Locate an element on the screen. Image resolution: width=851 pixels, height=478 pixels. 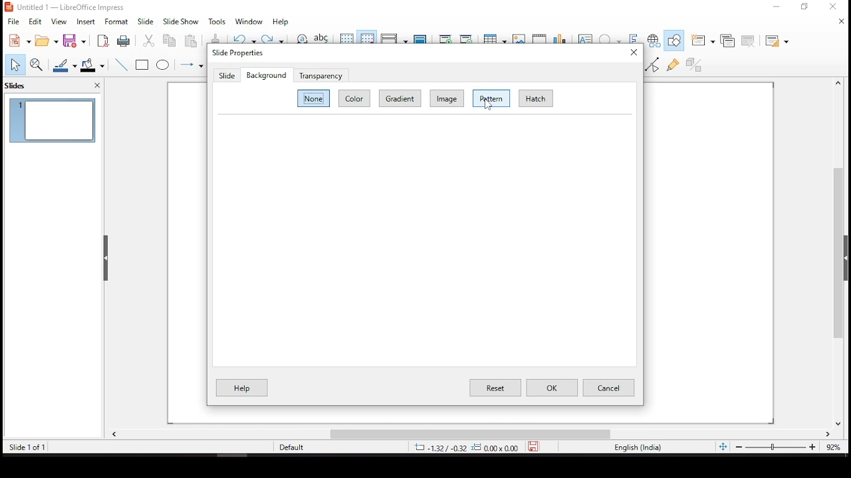
fit slide to current window is located at coordinates (723, 446).